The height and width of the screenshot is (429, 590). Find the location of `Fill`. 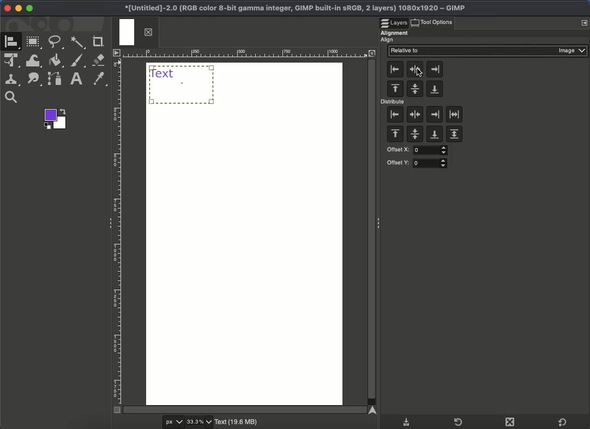

Fill is located at coordinates (55, 61).